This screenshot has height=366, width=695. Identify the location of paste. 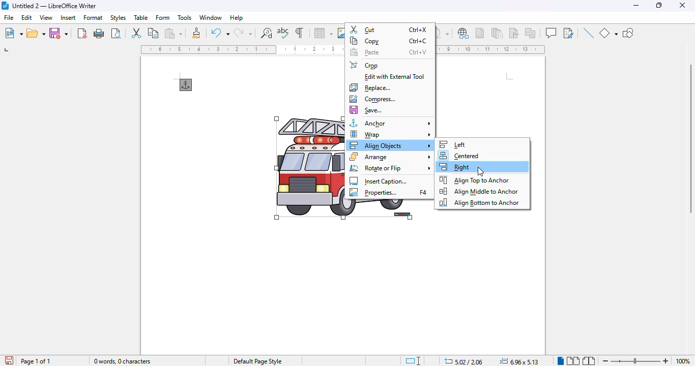
(388, 52).